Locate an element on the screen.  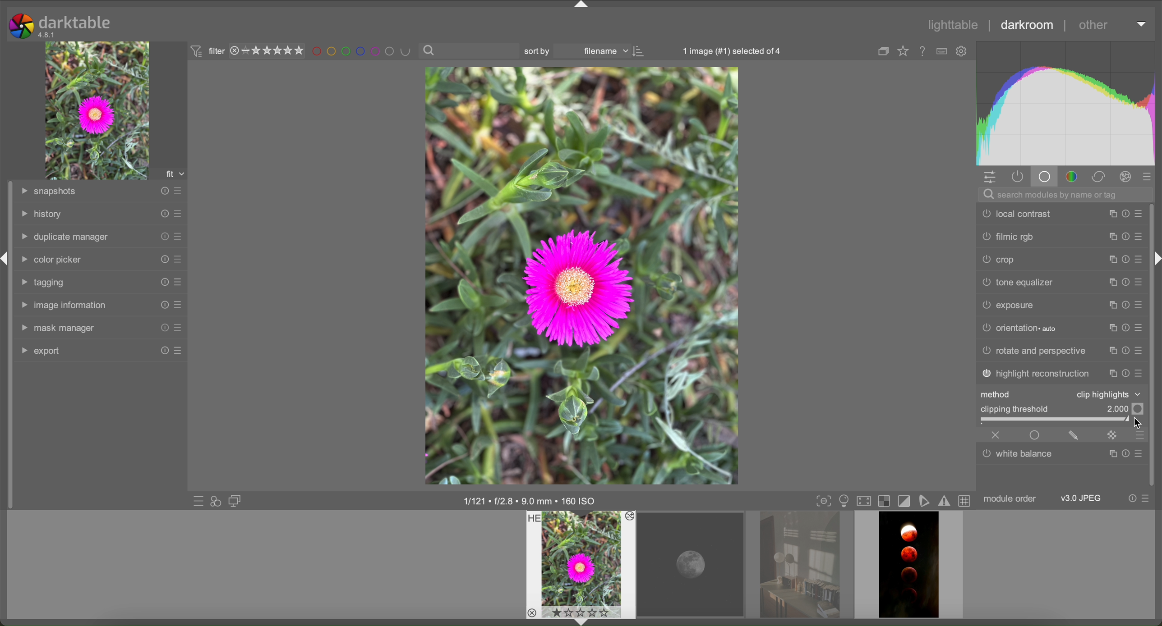
darkroom is located at coordinates (1025, 23).